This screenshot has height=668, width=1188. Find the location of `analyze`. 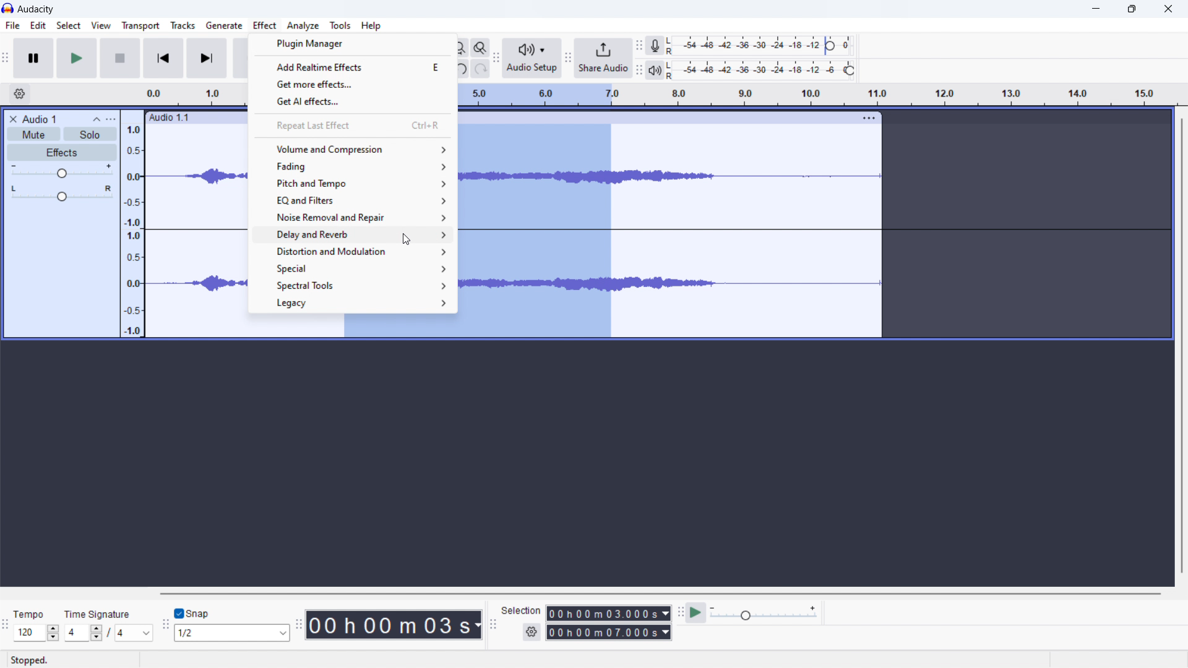

analyze is located at coordinates (303, 25).